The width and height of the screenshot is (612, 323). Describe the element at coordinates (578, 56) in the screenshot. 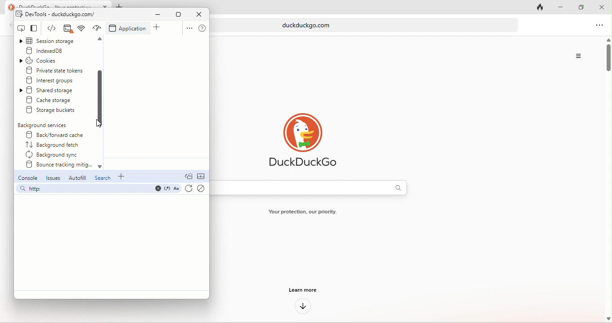

I see `Options` at that location.